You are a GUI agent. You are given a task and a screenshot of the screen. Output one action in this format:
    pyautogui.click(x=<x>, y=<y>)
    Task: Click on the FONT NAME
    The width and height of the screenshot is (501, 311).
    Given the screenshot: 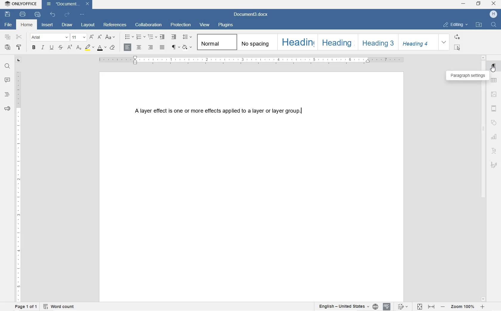 What is the action you would take?
    pyautogui.click(x=49, y=38)
    